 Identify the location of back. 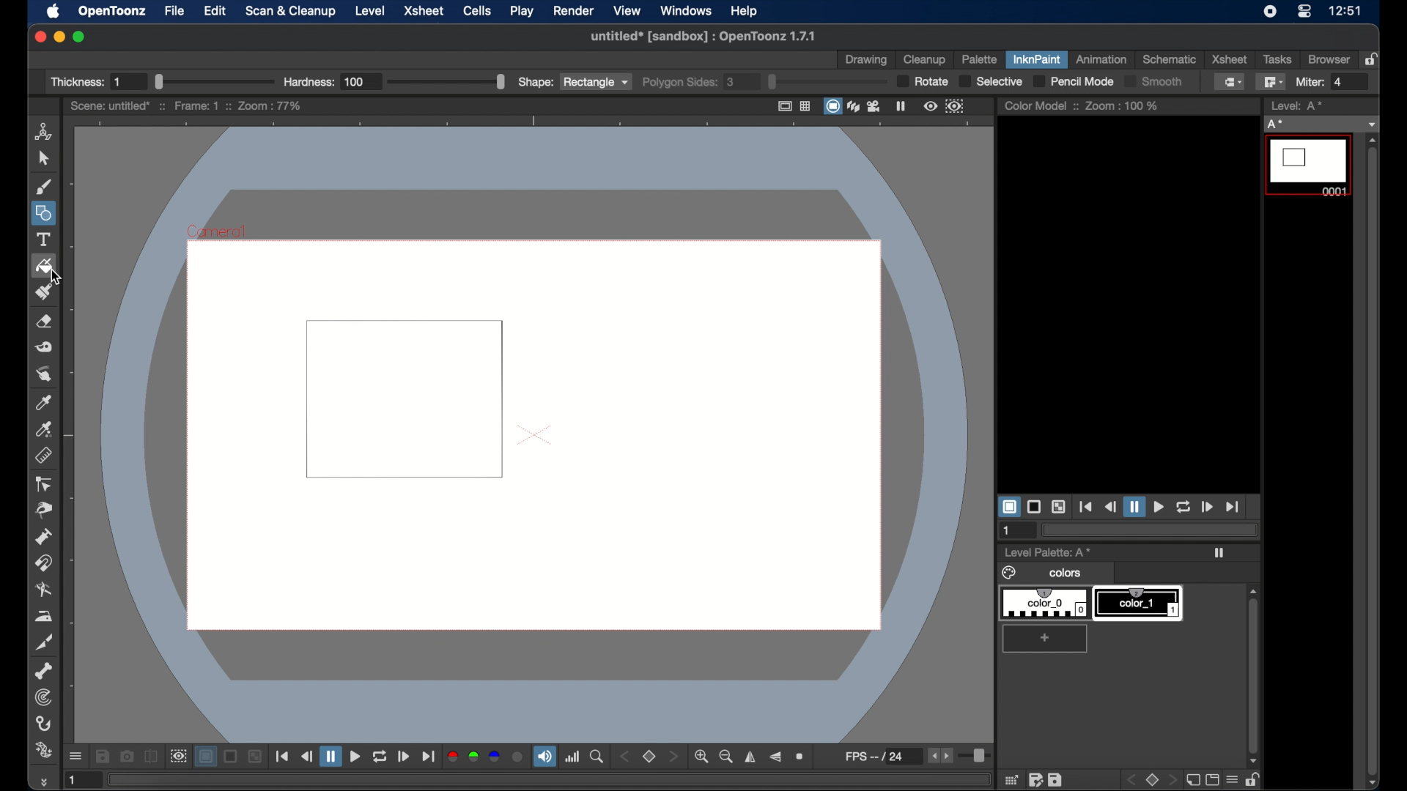
(1134, 780).